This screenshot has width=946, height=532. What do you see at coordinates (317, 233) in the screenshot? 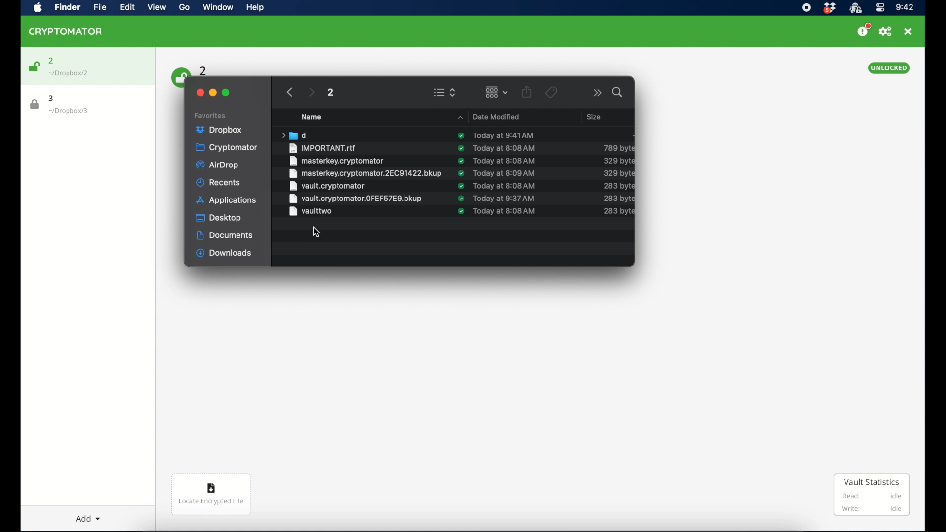
I see `cursor` at bounding box center [317, 233].